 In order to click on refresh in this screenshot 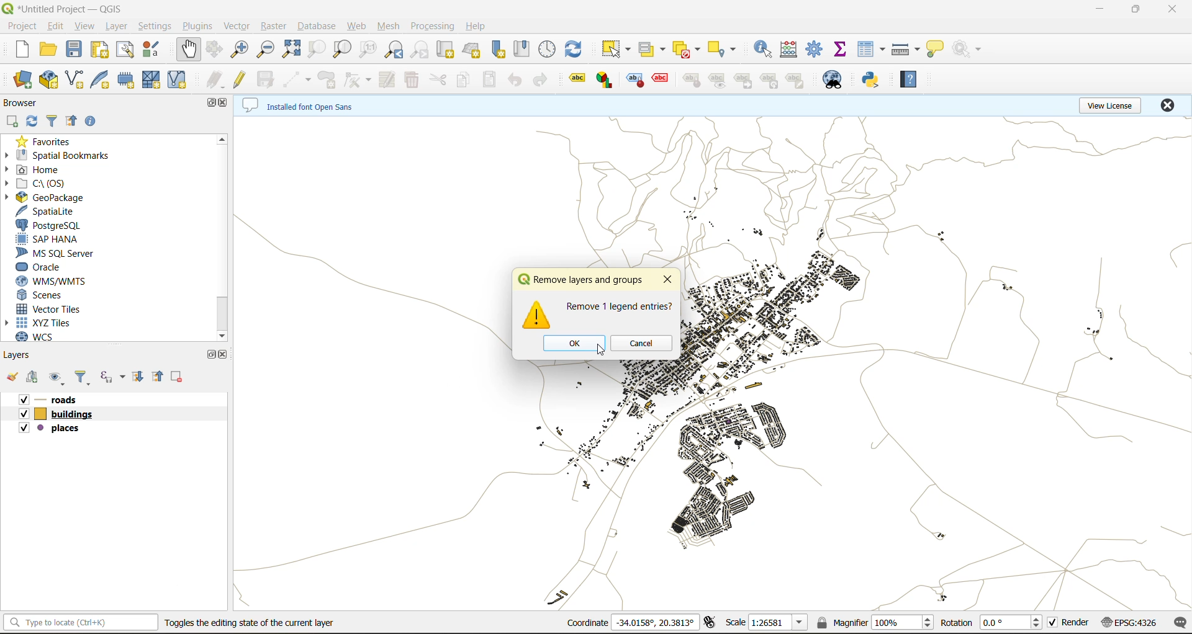, I will do `click(576, 50)`.